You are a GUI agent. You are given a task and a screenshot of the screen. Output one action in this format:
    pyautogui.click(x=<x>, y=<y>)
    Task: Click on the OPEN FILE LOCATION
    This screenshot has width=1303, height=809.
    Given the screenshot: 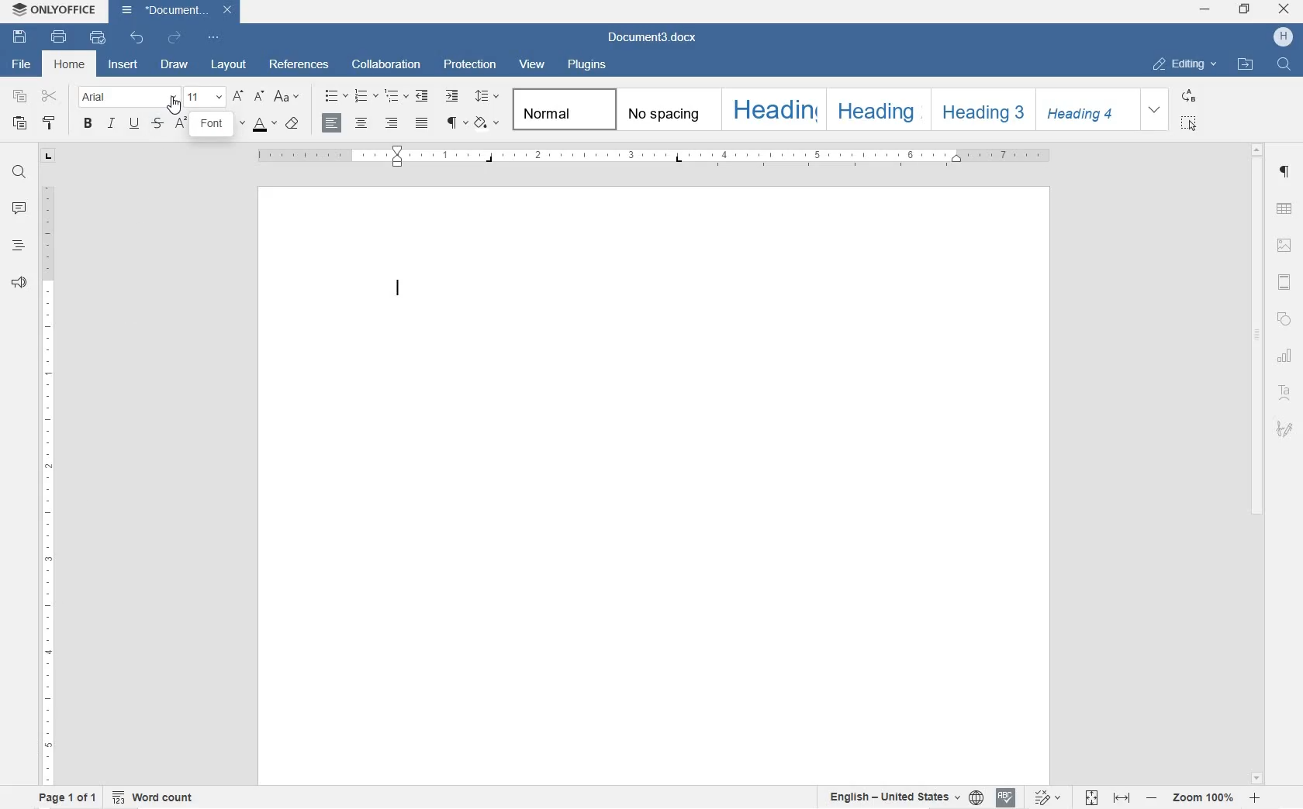 What is the action you would take?
    pyautogui.click(x=1245, y=63)
    